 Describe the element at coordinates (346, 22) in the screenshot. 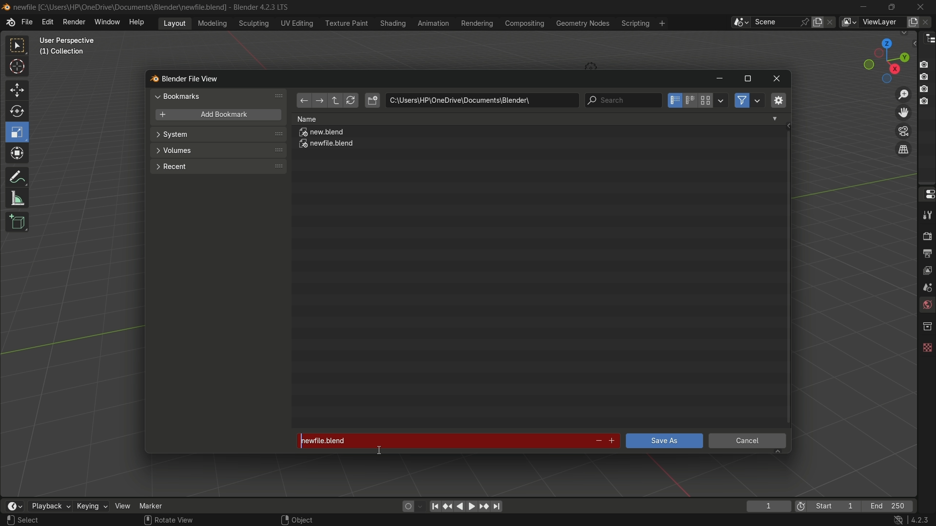

I see `texture paint menu` at that location.